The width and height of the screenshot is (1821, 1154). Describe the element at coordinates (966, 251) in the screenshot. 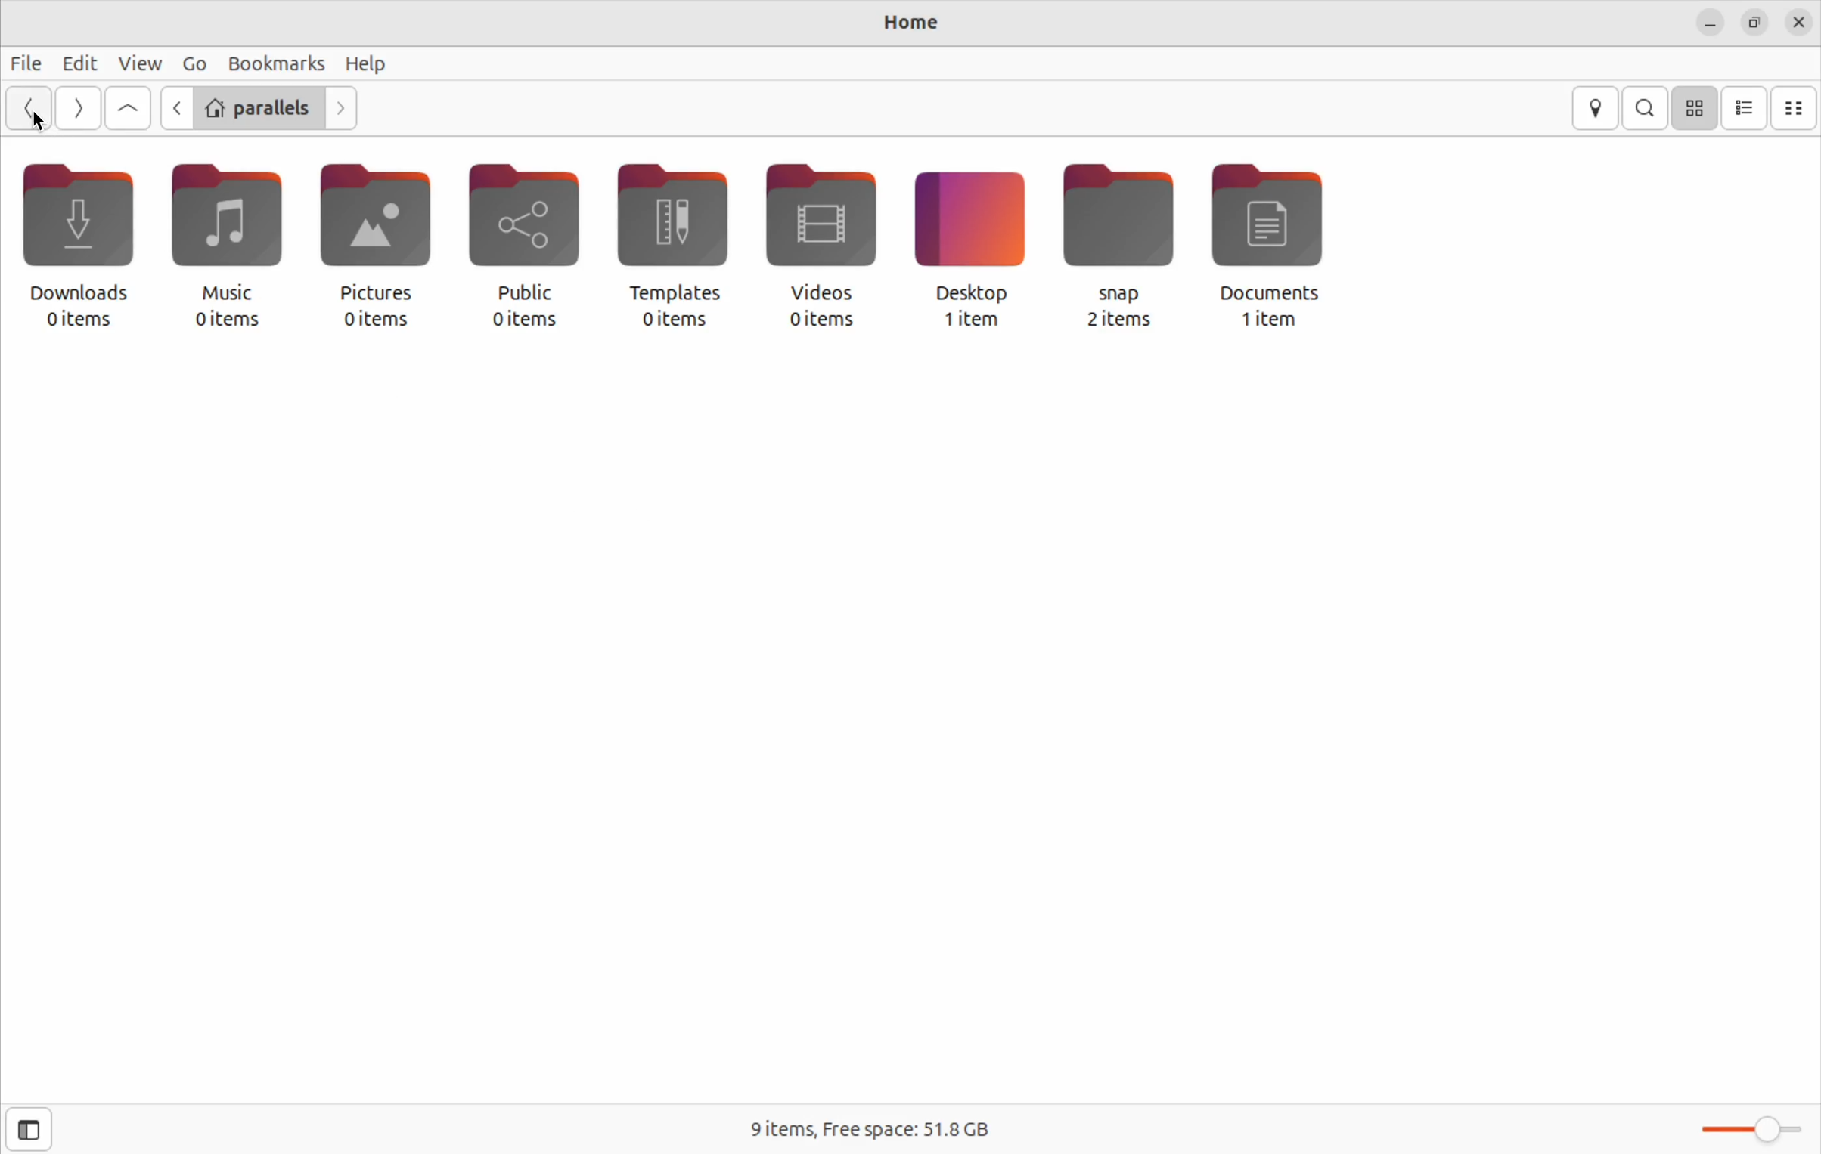

I see `desktop 1 item` at that location.